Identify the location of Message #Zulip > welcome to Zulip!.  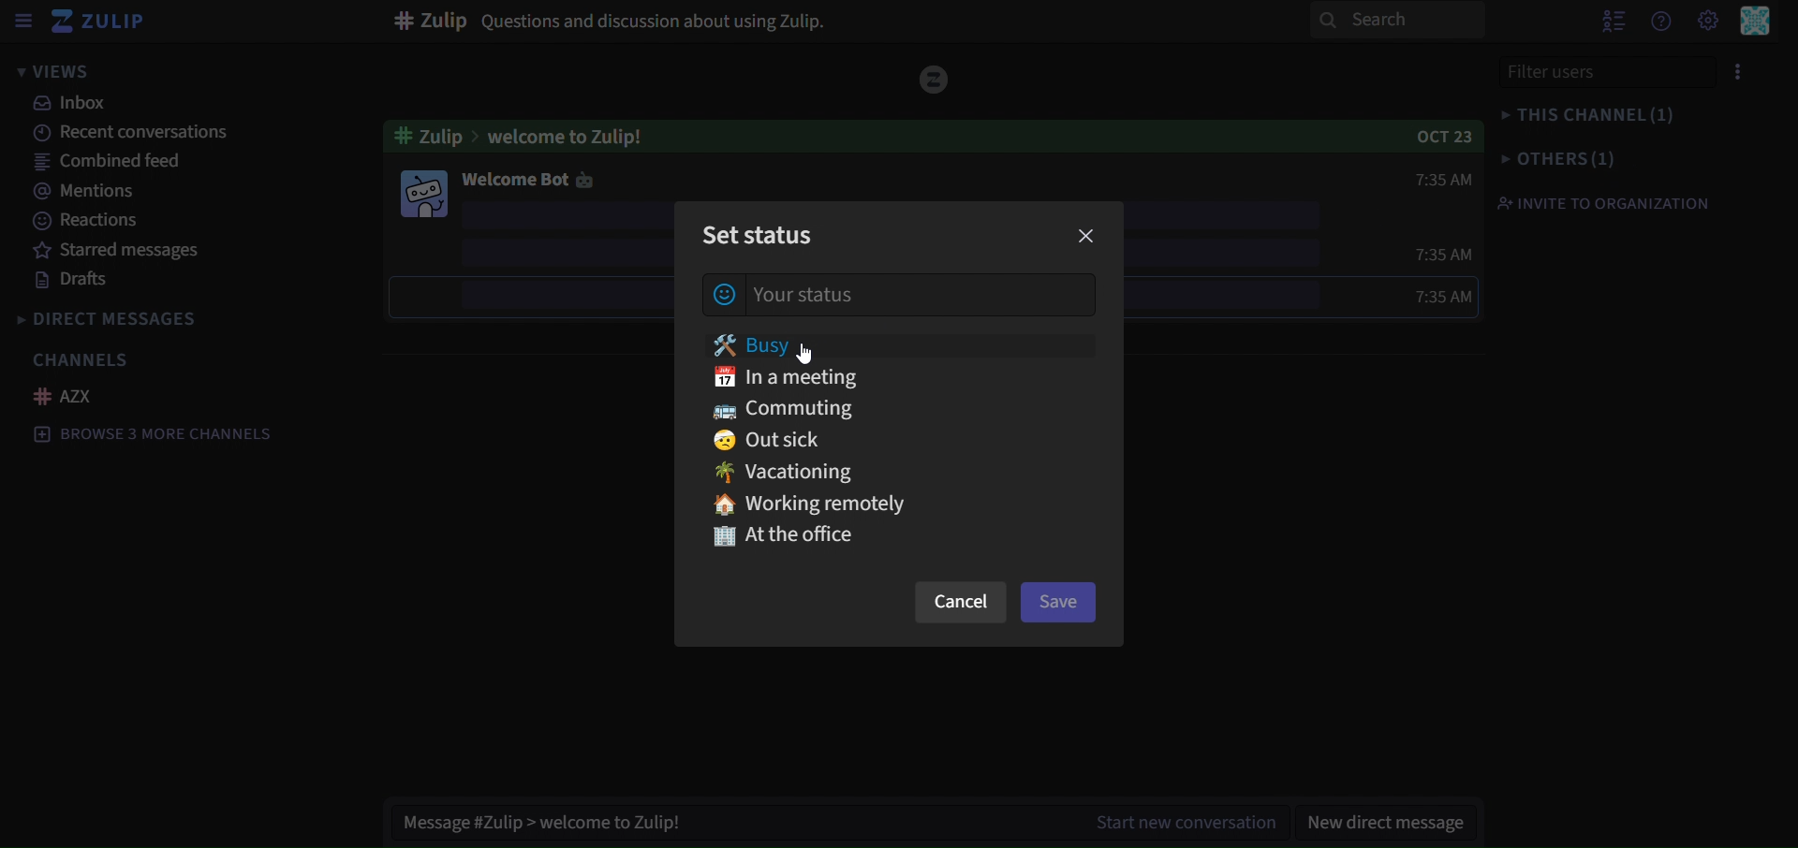
(549, 821).